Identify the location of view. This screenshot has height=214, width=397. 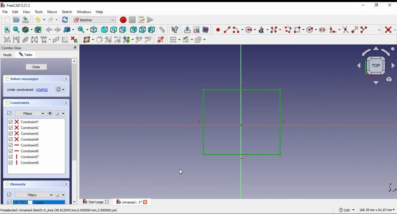
(27, 12).